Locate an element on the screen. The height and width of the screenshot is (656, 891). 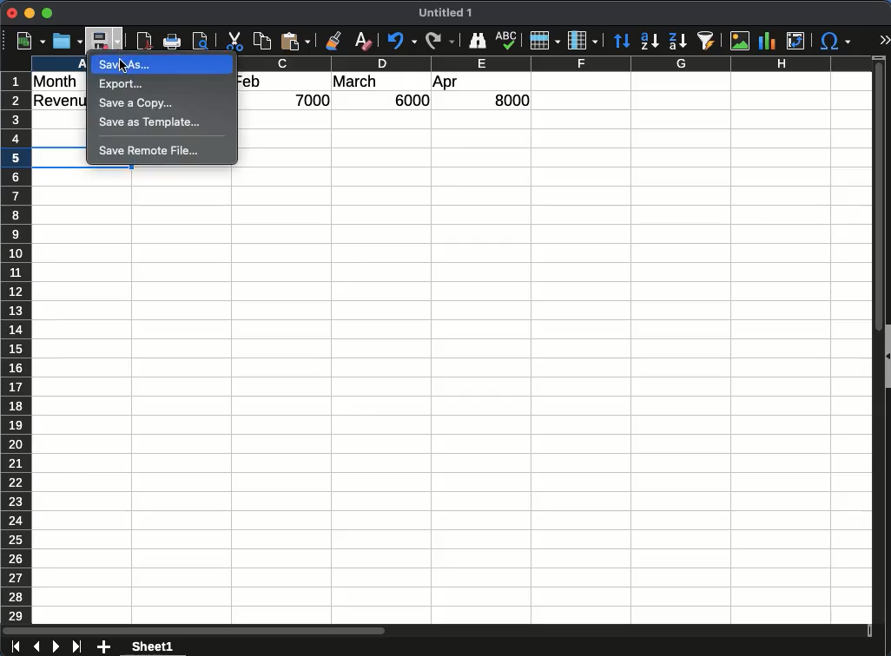
save a copy is located at coordinates (142, 103).